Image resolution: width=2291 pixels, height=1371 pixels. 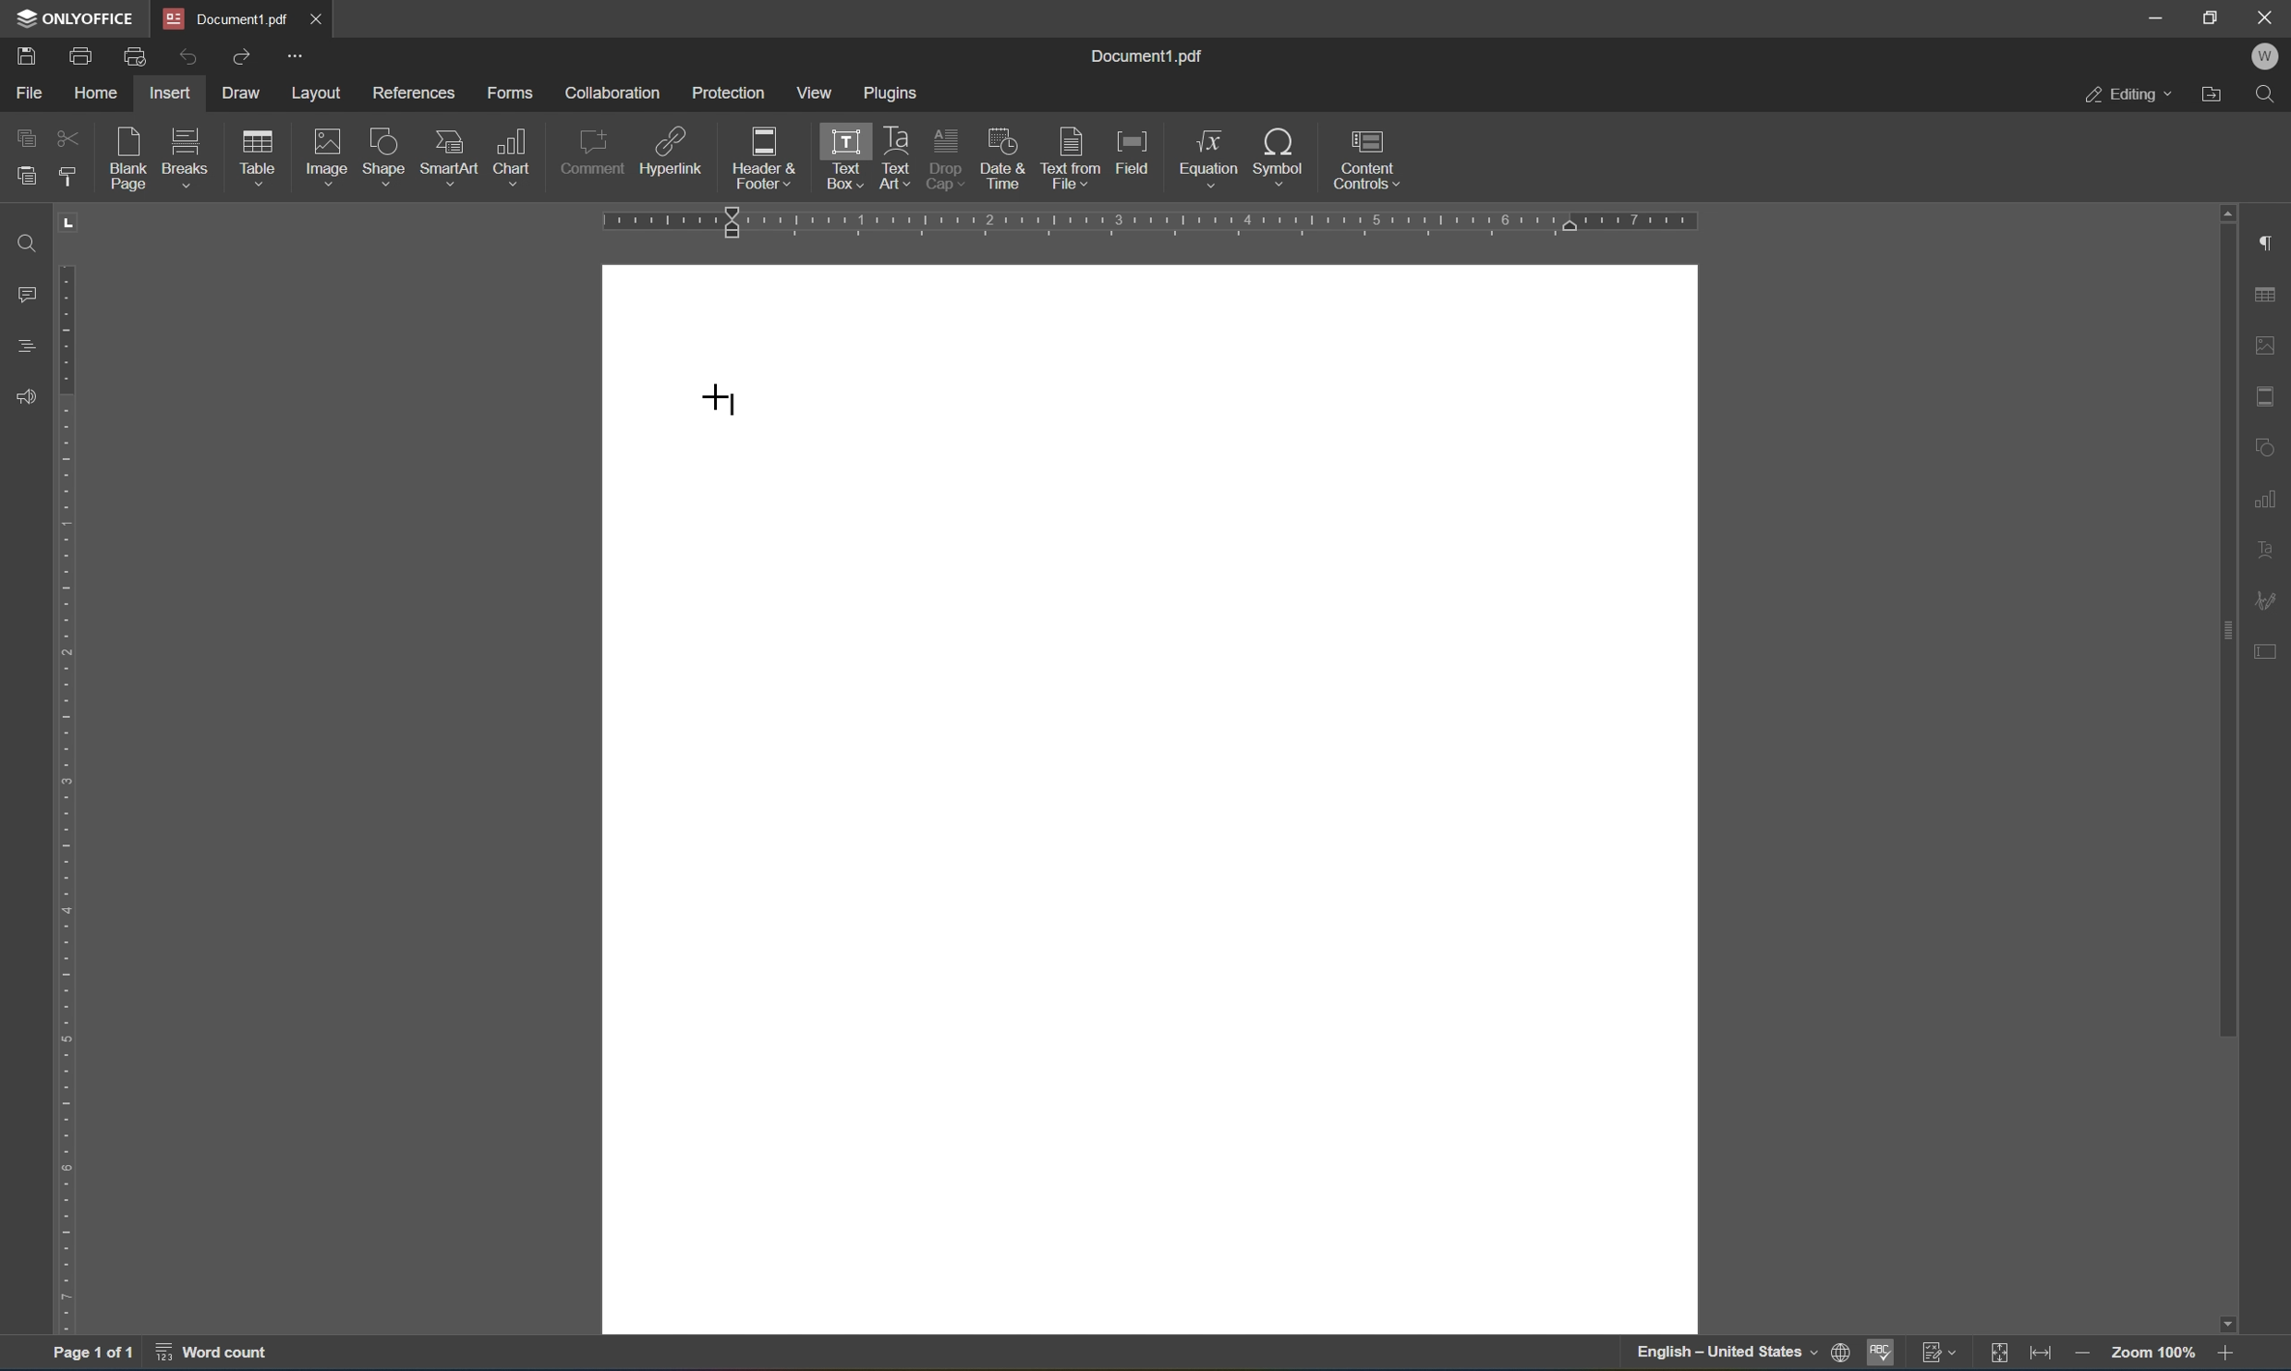 What do you see at coordinates (1146, 223) in the screenshot?
I see `ruler` at bounding box center [1146, 223].